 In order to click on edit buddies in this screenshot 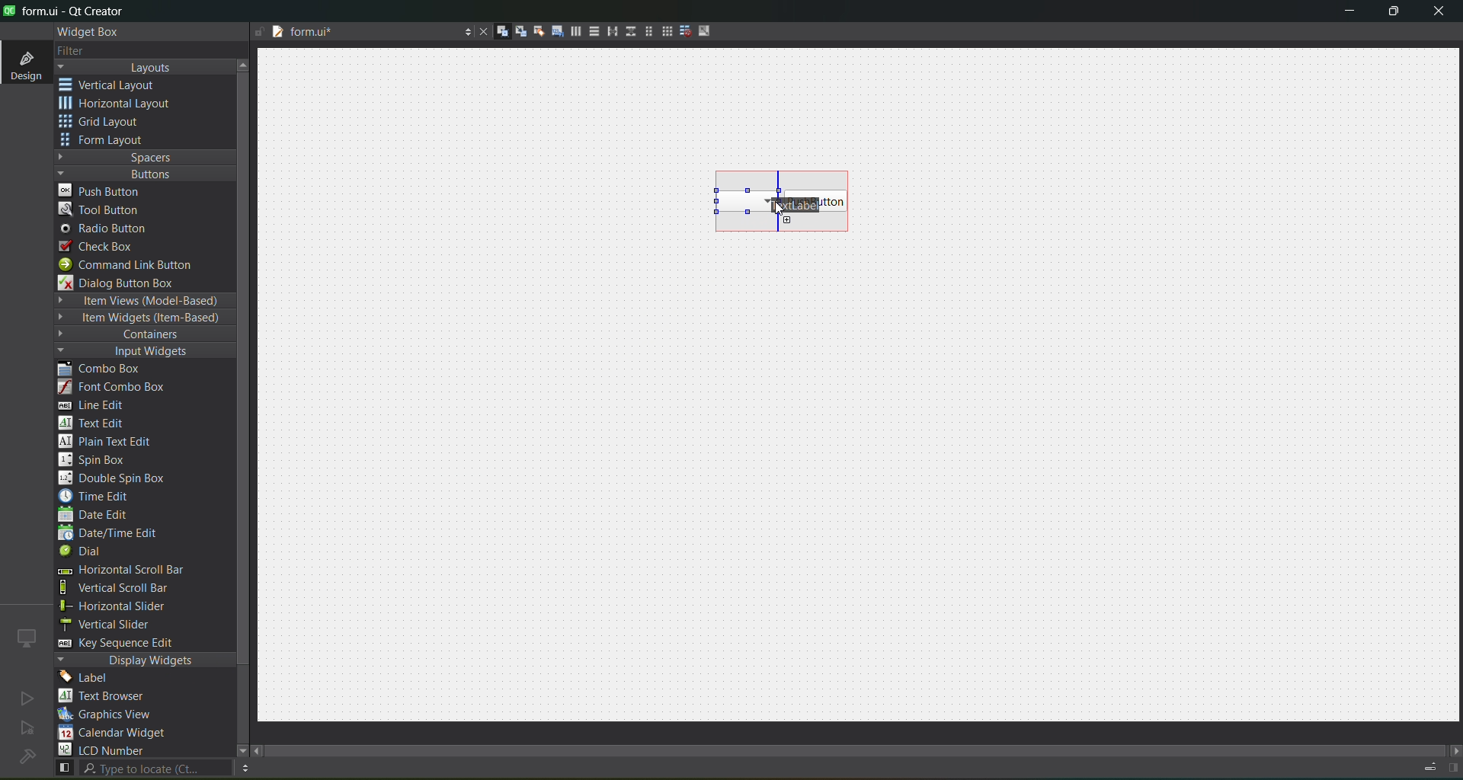, I will do `click(533, 31)`.